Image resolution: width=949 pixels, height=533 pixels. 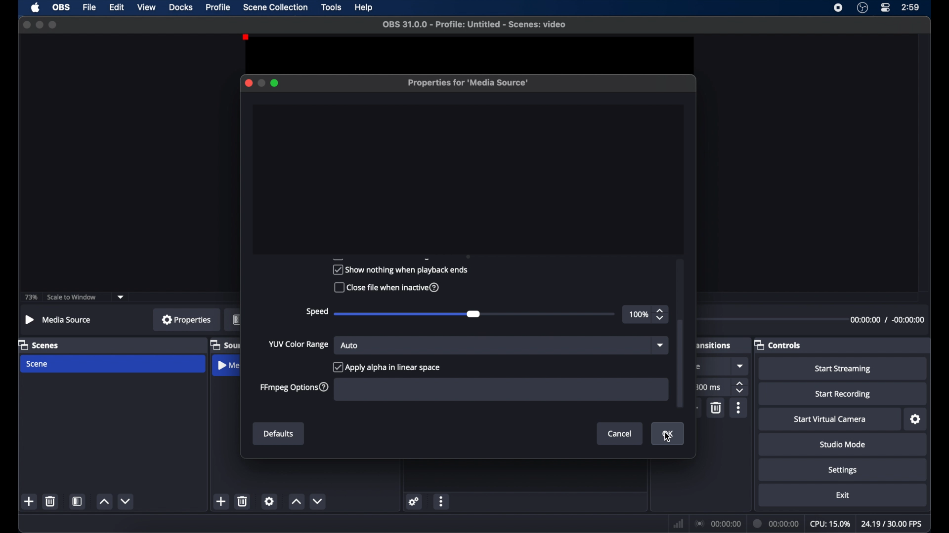 What do you see at coordinates (299, 344) in the screenshot?
I see `yup color range` at bounding box center [299, 344].